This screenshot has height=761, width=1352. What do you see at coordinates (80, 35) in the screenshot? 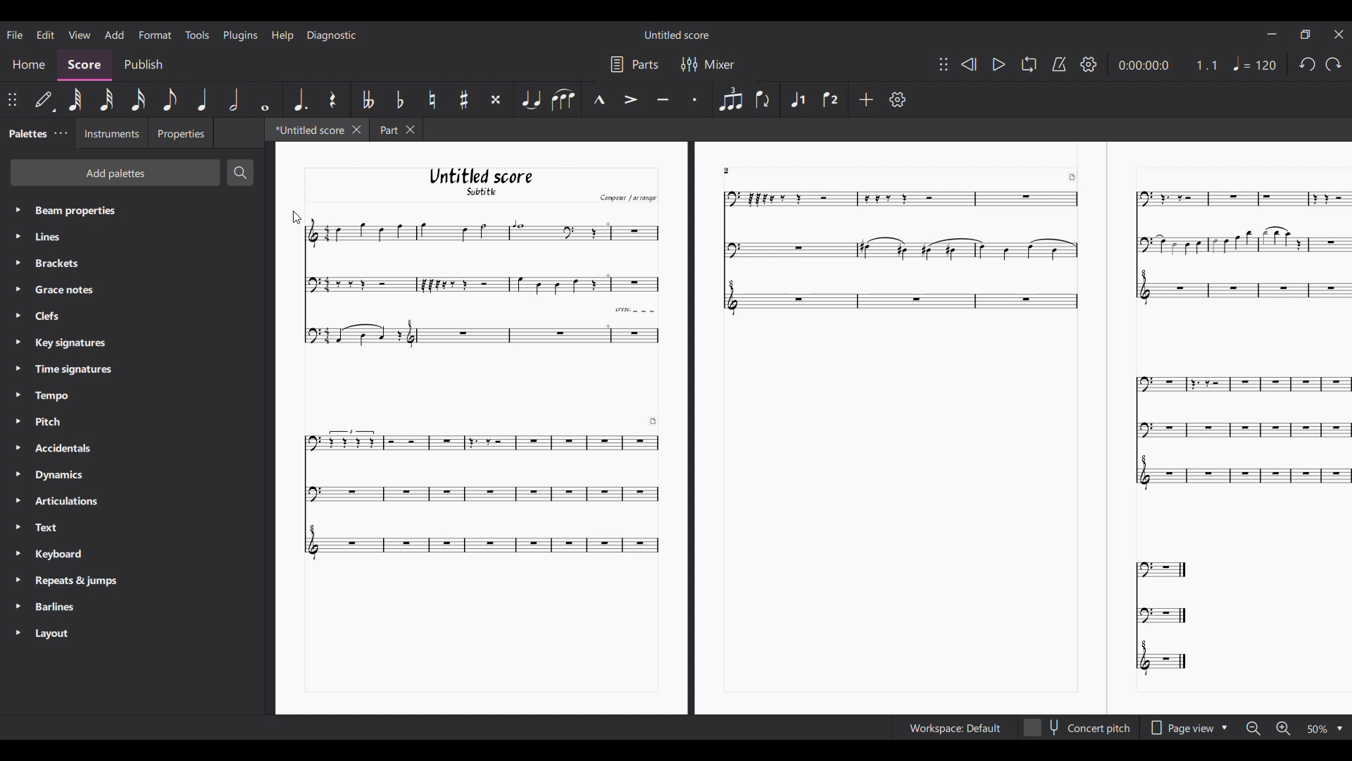
I see `View ` at bounding box center [80, 35].